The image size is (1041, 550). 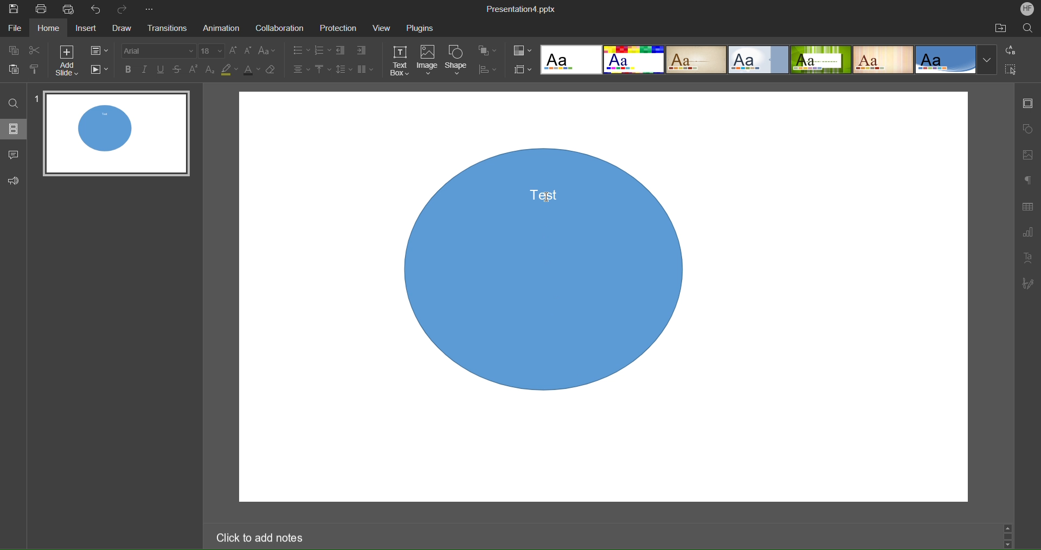 What do you see at coordinates (50, 30) in the screenshot?
I see `Home` at bounding box center [50, 30].